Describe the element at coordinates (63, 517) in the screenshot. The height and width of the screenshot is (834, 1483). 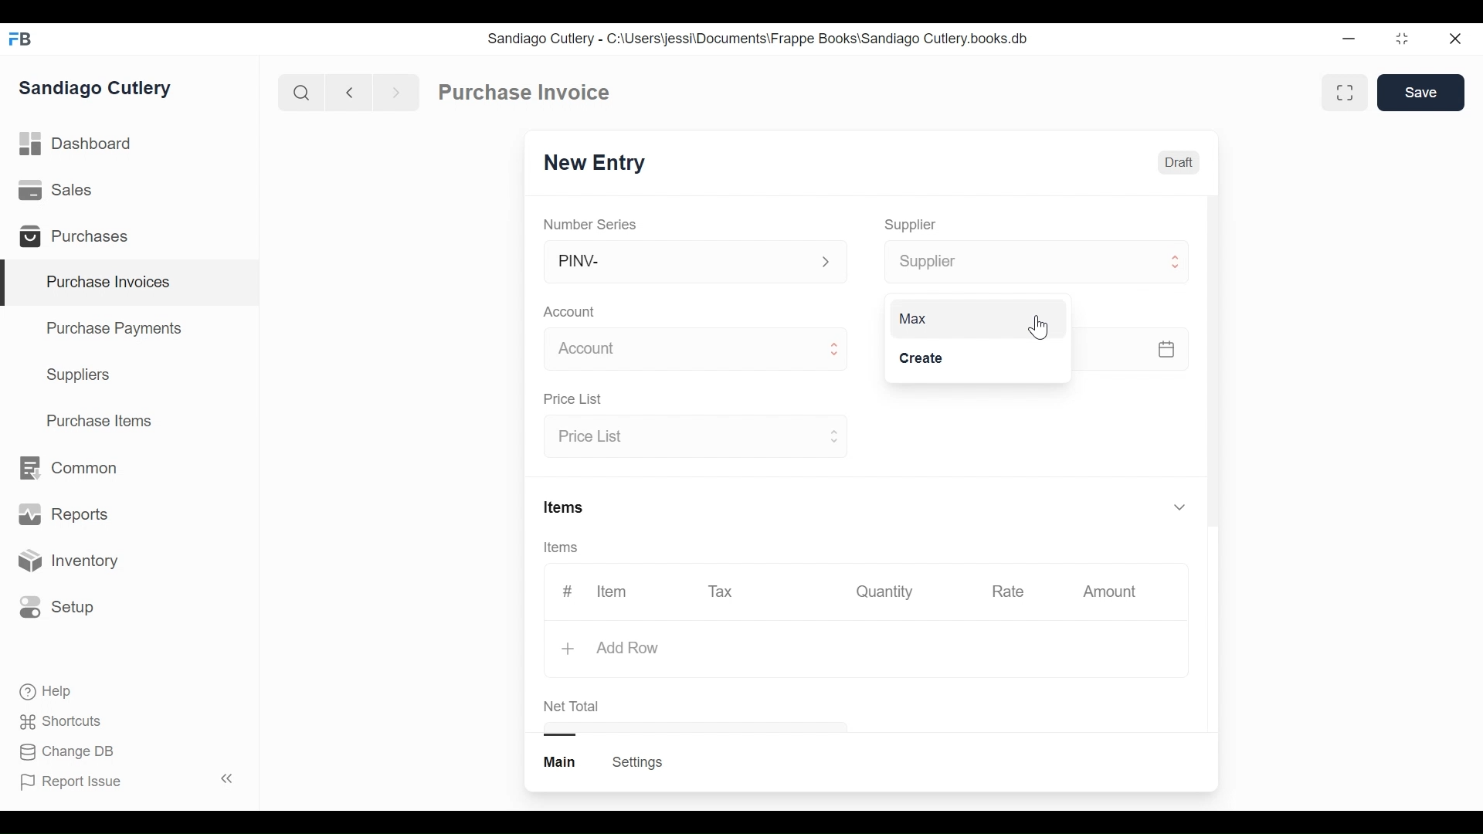
I see `Reports` at that location.